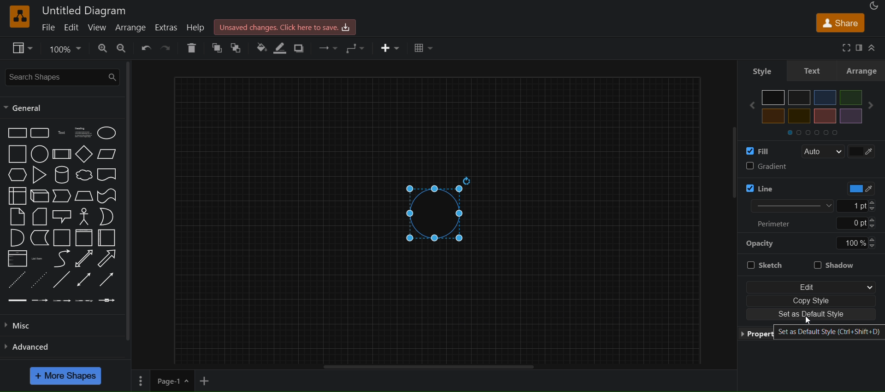 This screenshot has height=392, width=885. I want to click on copy style, so click(811, 301).